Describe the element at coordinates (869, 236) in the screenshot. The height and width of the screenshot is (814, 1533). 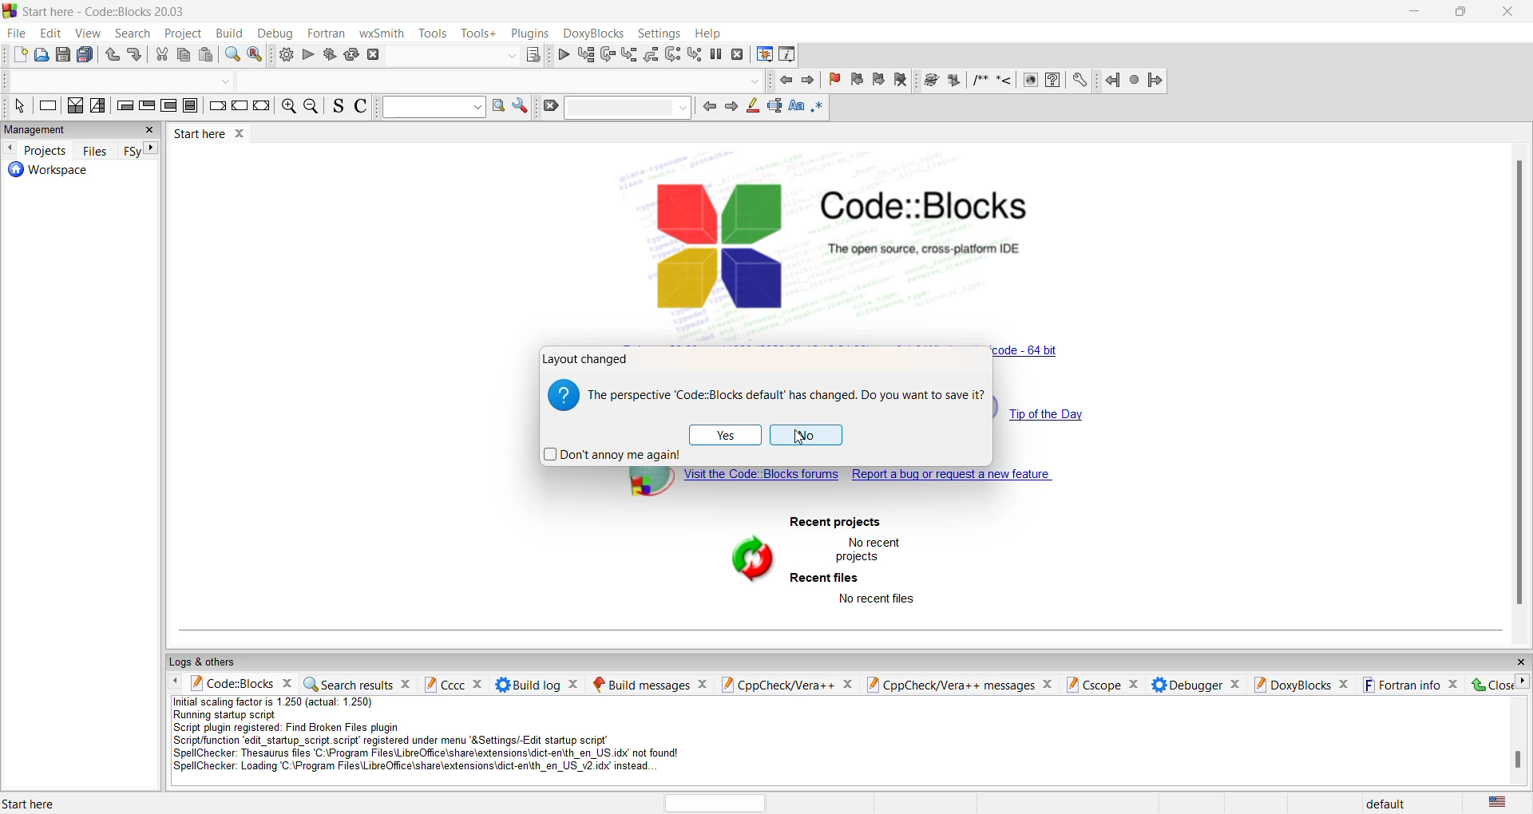
I see `code block logo` at that location.